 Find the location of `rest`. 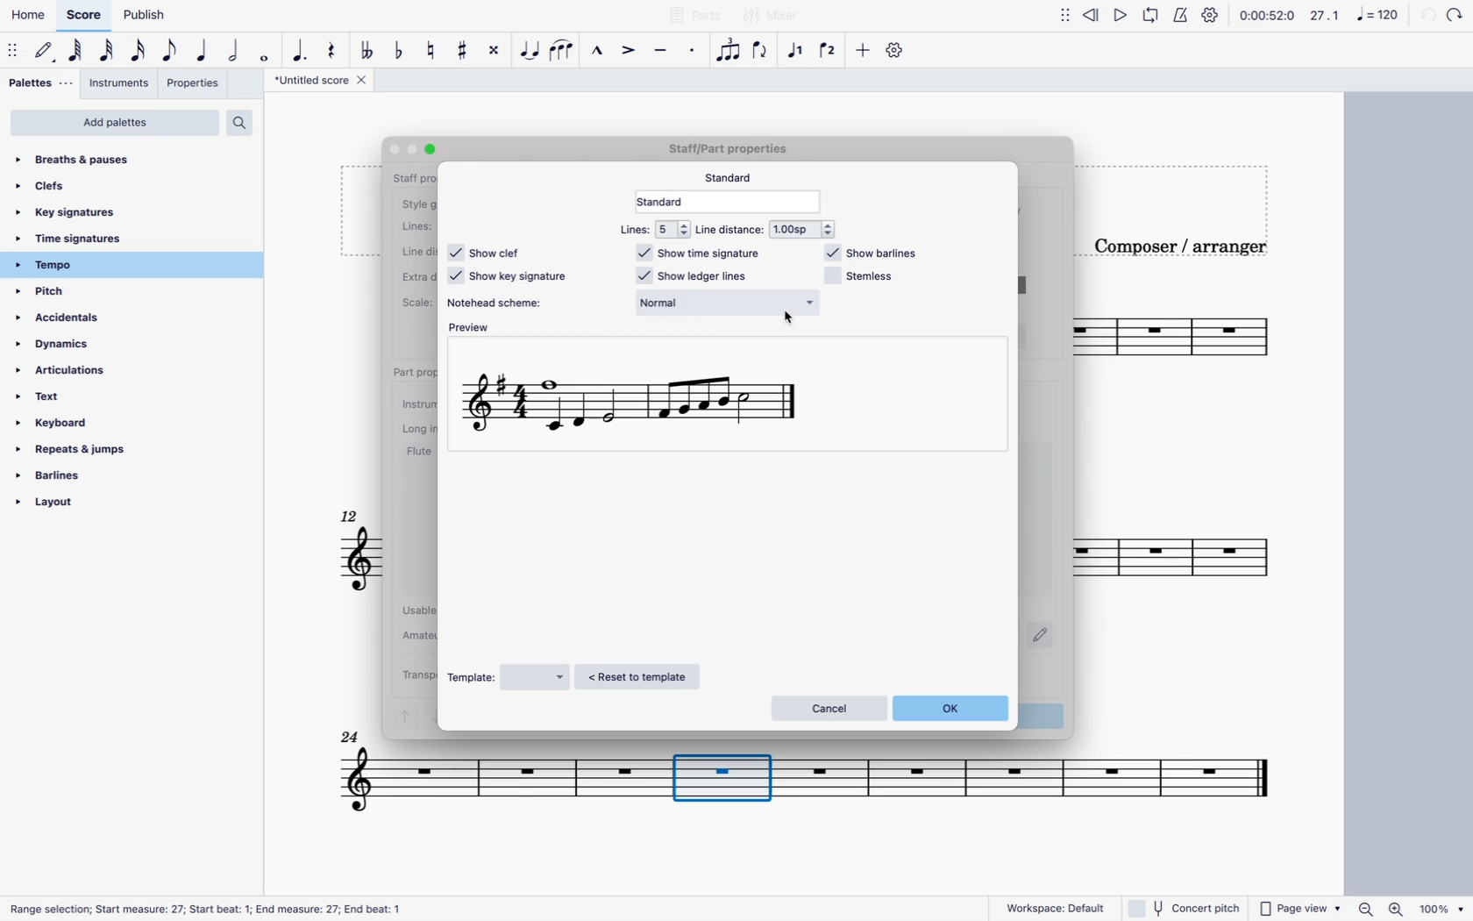

rest is located at coordinates (335, 51).